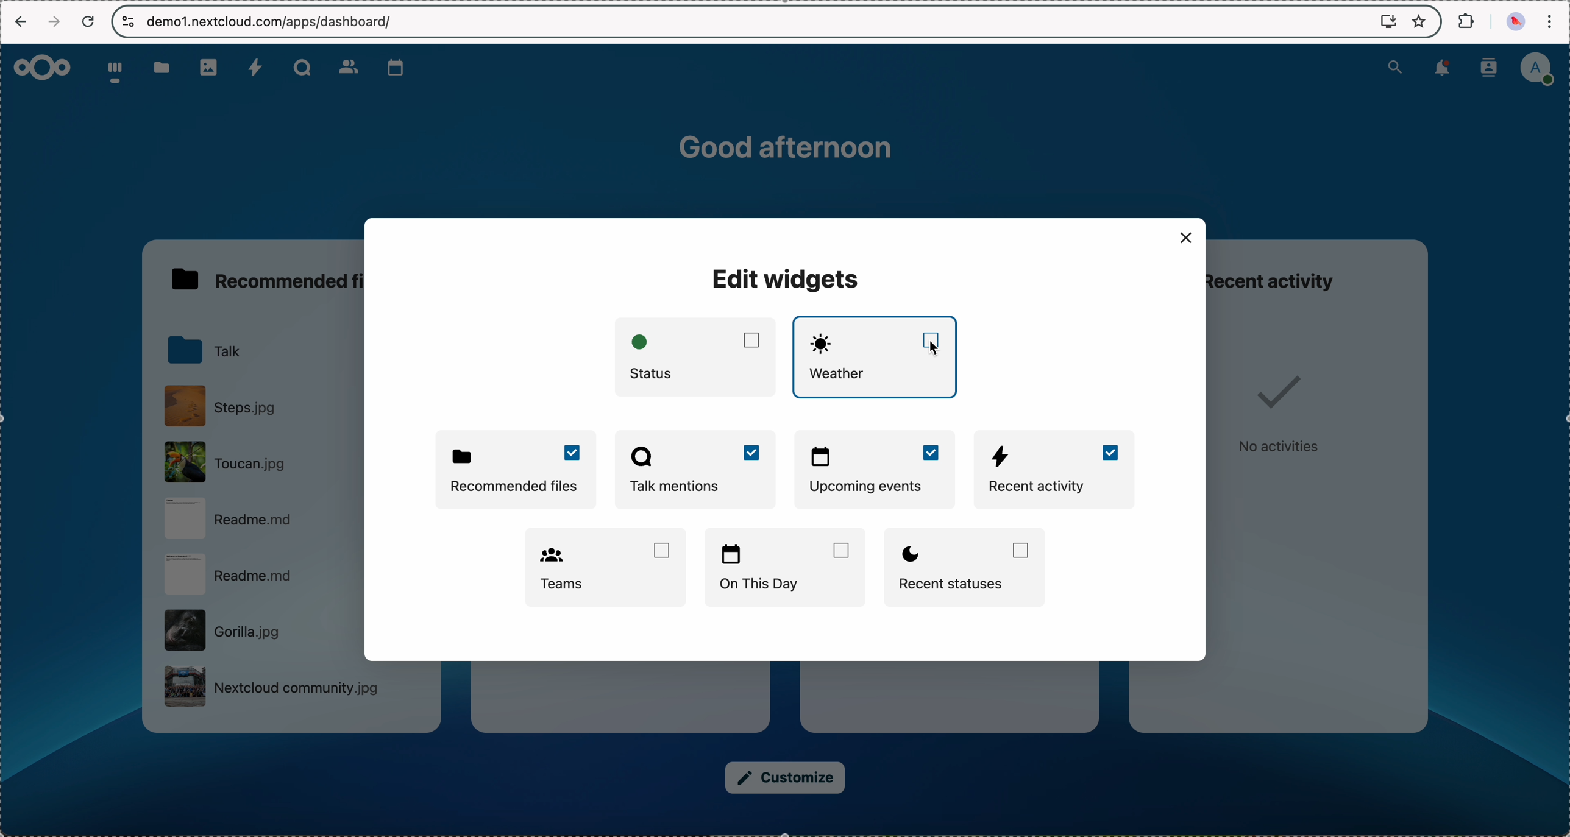 The width and height of the screenshot is (1570, 837). Describe the element at coordinates (126, 22) in the screenshot. I see `controls` at that location.